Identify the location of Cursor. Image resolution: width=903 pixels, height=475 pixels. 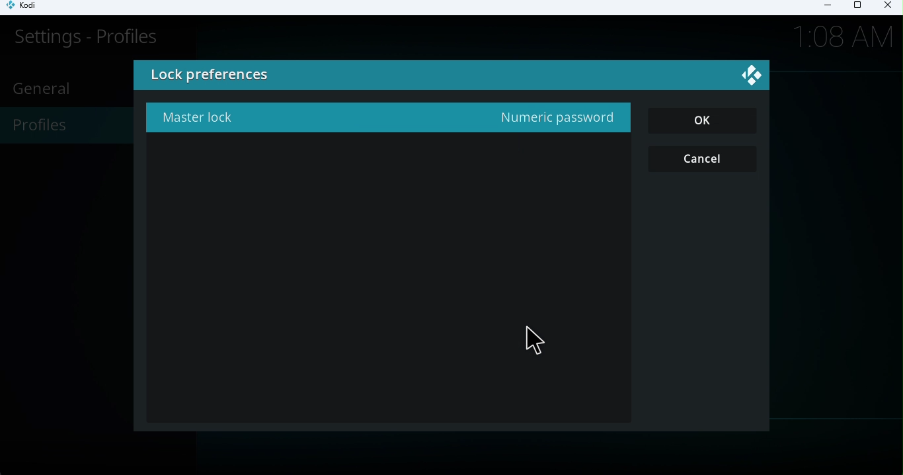
(536, 338).